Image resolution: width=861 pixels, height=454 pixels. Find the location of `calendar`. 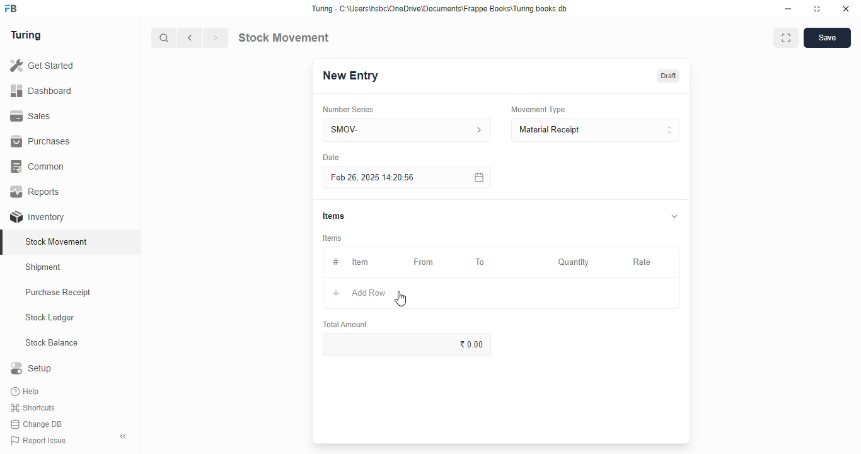

calendar is located at coordinates (478, 177).